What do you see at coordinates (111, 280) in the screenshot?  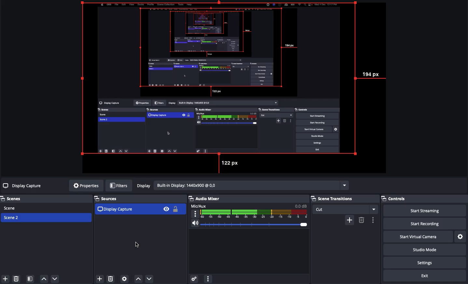 I see `delete` at bounding box center [111, 280].